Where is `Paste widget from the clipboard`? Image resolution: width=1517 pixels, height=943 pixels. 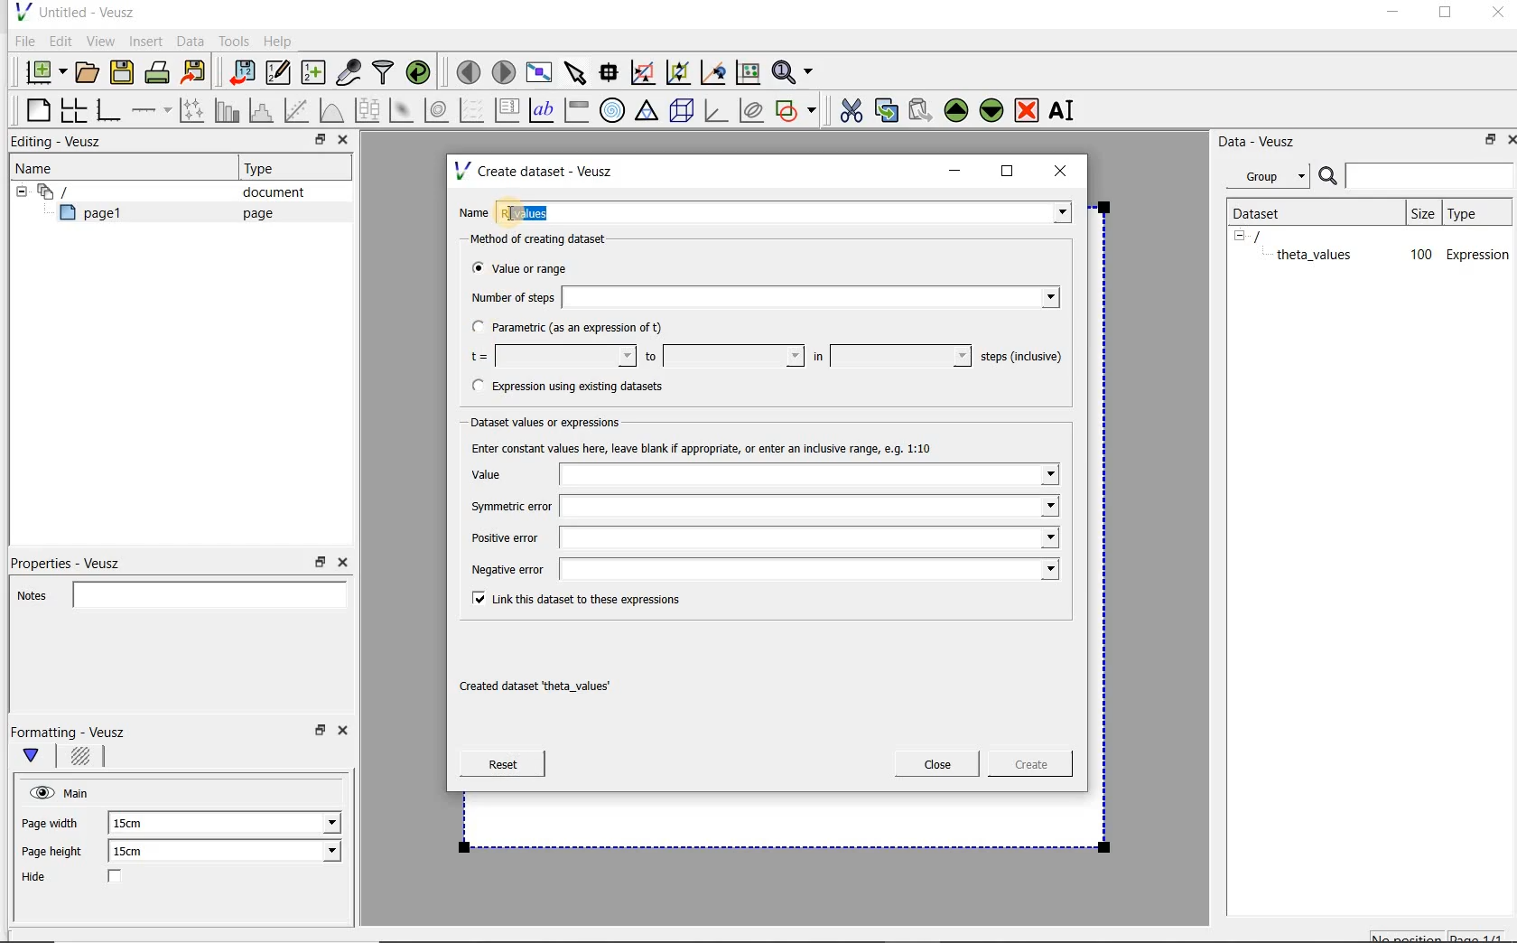 Paste widget from the clipboard is located at coordinates (923, 110).